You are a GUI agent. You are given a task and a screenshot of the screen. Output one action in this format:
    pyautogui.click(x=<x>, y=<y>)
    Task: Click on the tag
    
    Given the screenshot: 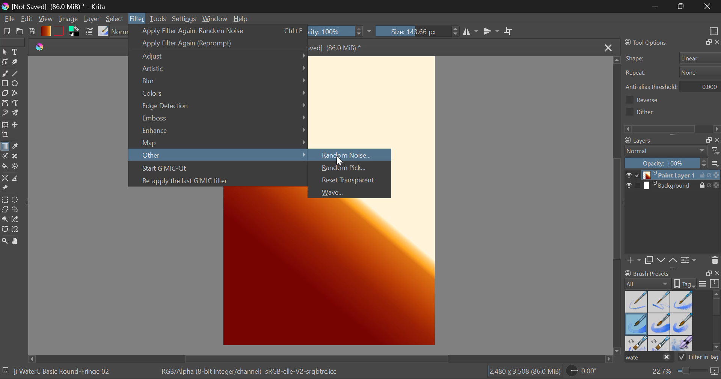 What is the action you would take?
    pyautogui.click(x=715, y=359)
    